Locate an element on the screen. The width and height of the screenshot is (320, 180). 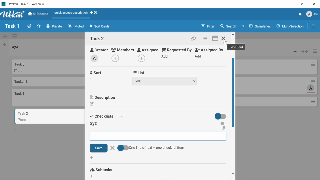
Profile is located at coordinates (312, 15).